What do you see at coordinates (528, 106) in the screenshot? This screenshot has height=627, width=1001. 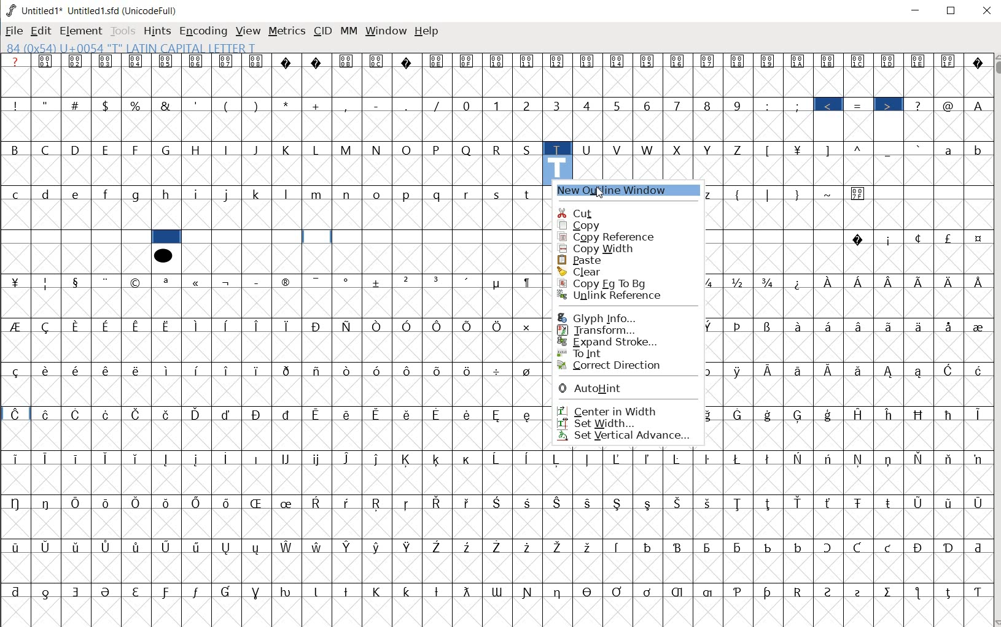 I see `2` at bounding box center [528, 106].